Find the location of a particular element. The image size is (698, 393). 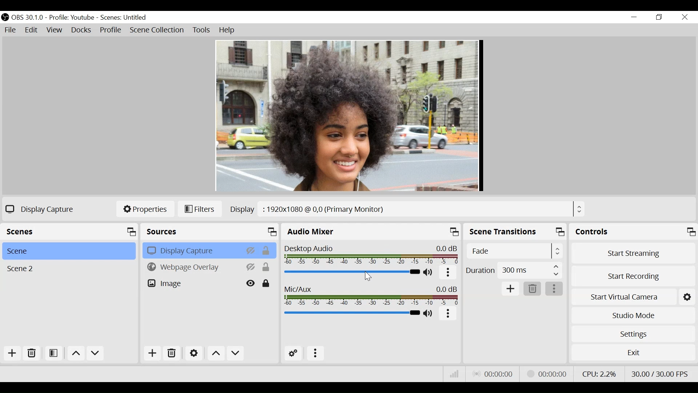

View is located at coordinates (54, 30).